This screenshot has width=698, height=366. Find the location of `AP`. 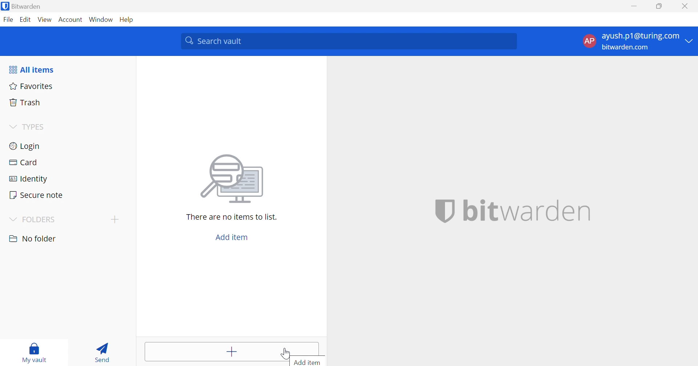

AP is located at coordinates (589, 42).